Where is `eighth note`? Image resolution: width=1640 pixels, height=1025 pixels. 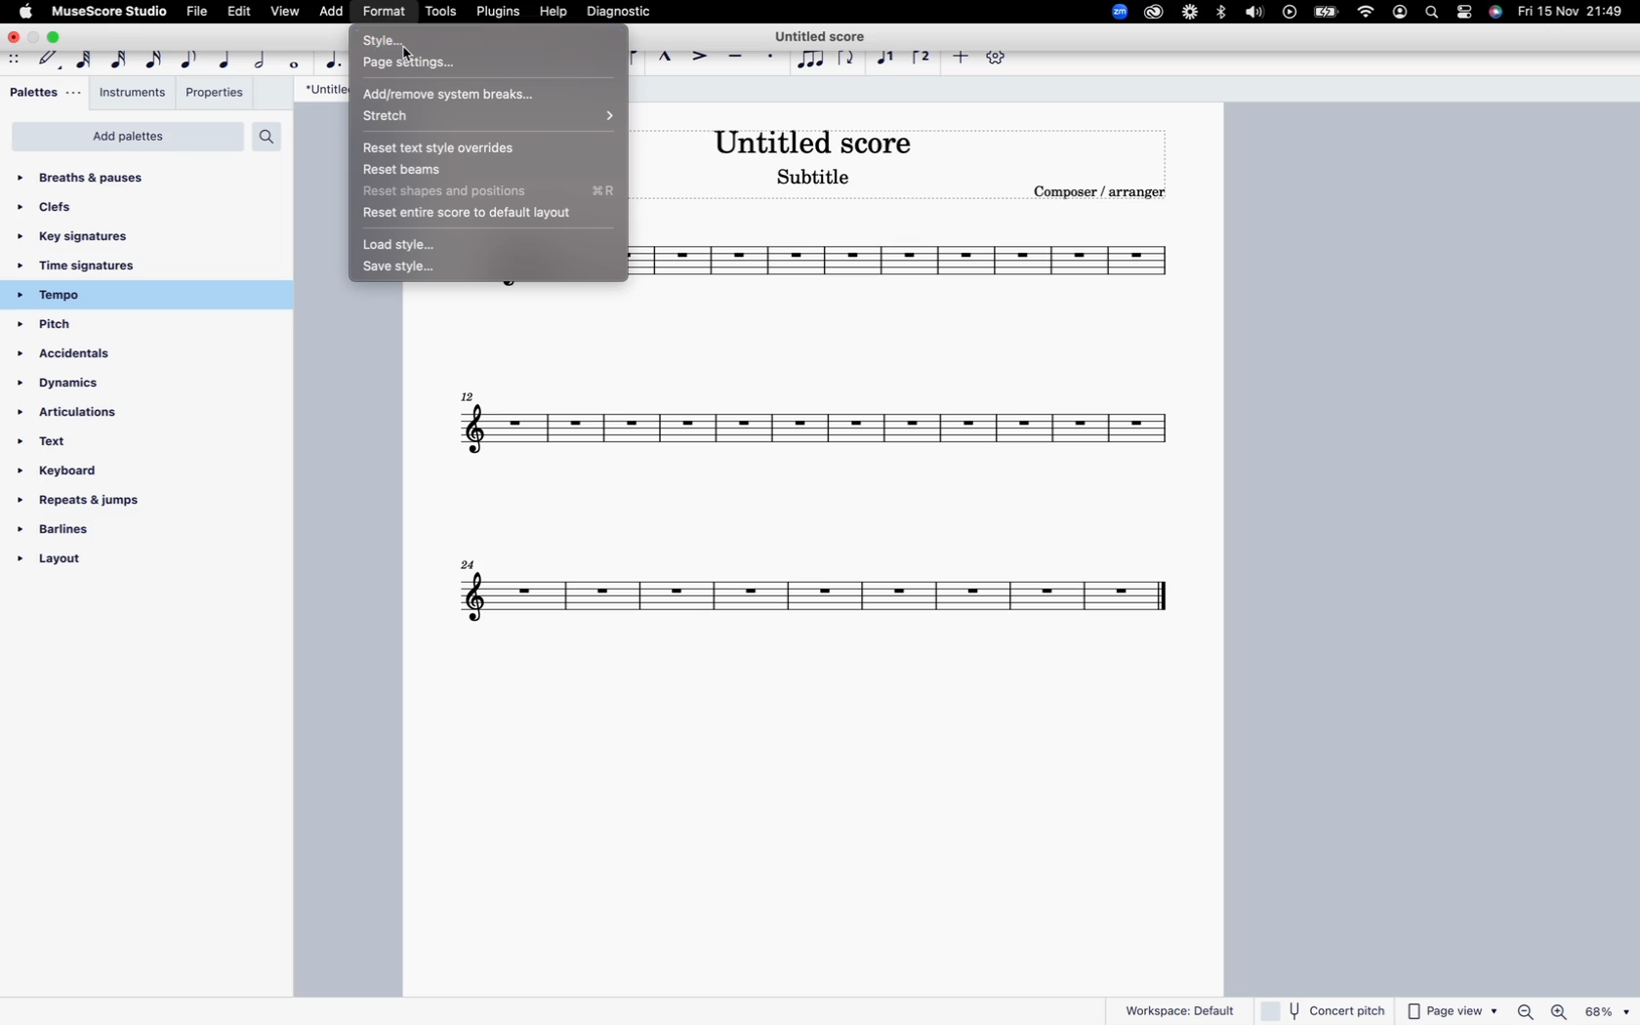 eighth note is located at coordinates (190, 57).